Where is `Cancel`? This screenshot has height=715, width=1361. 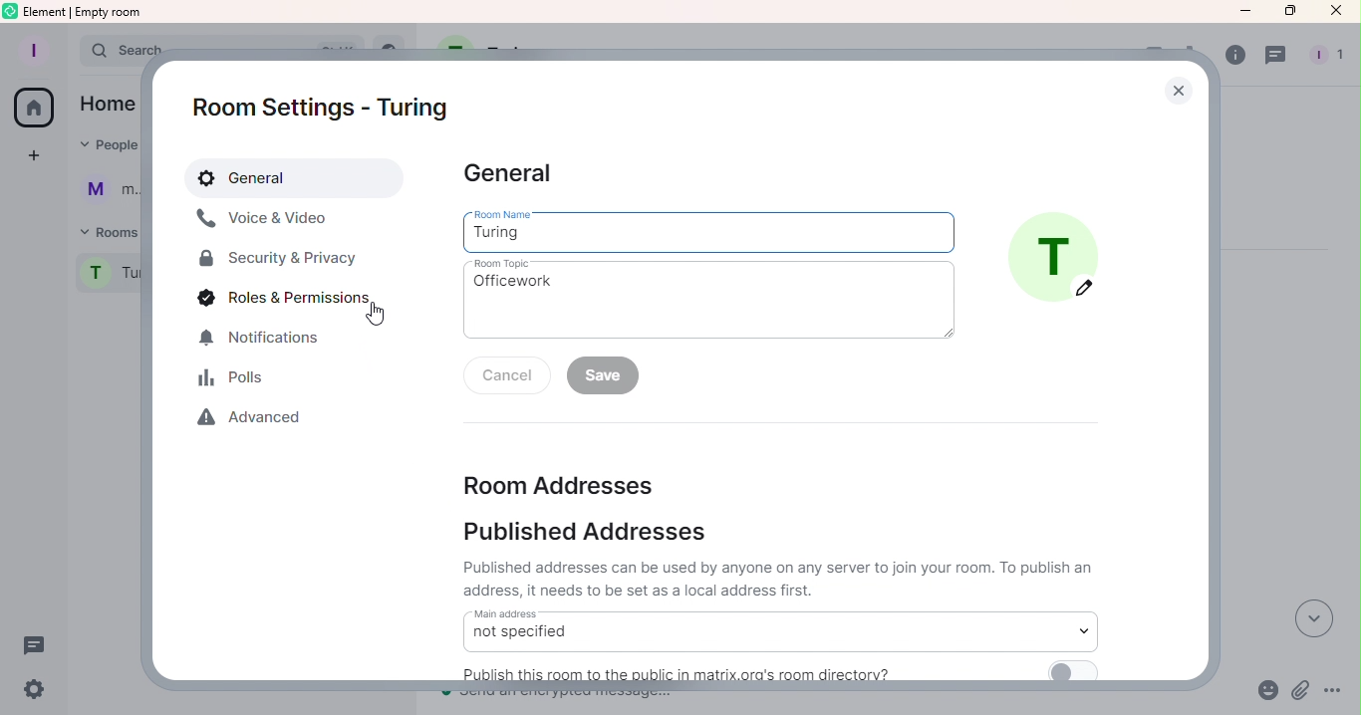 Cancel is located at coordinates (496, 380).